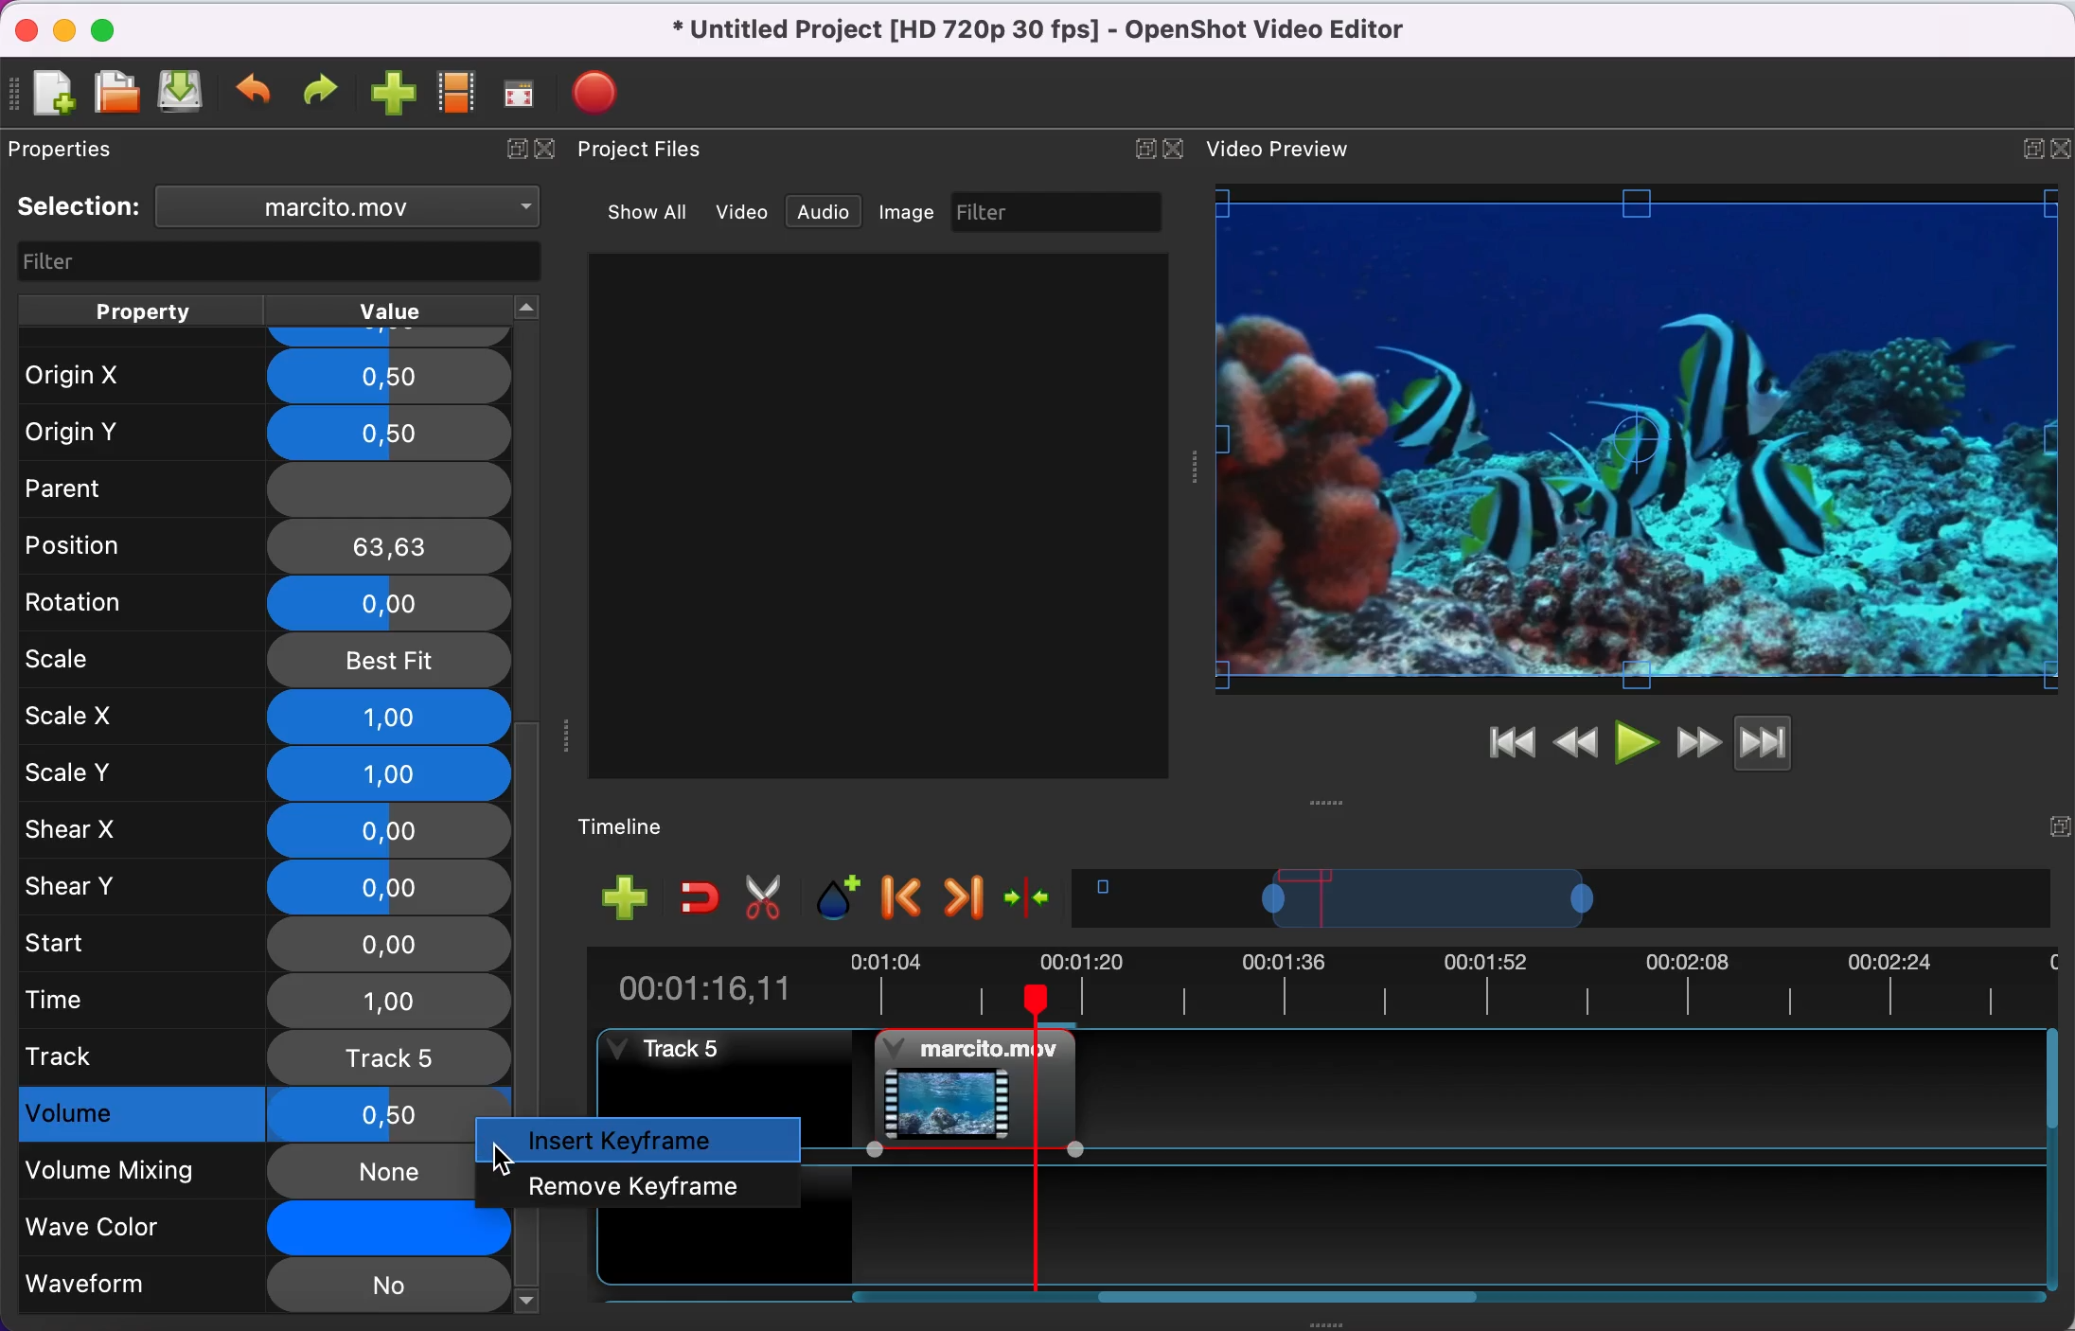  Describe the element at coordinates (830, 214) in the screenshot. I see `audio` at that location.